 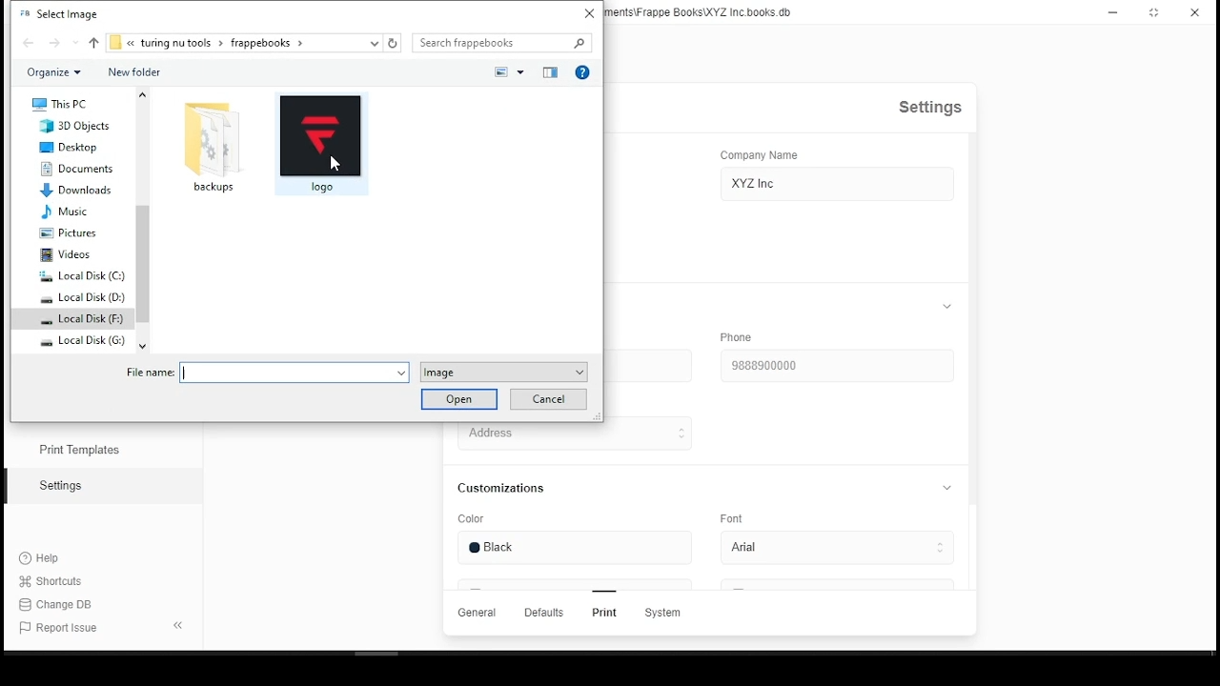 What do you see at coordinates (58, 12) in the screenshot?
I see `select image` at bounding box center [58, 12].